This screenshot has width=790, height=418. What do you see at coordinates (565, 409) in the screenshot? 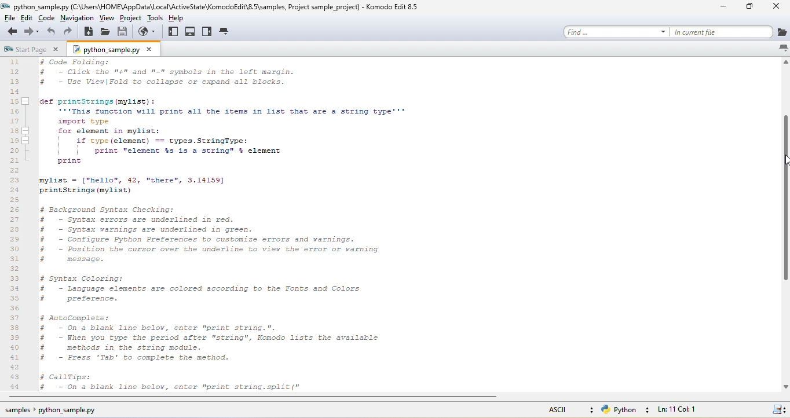
I see `ascii` at bounding box center [565, 409].